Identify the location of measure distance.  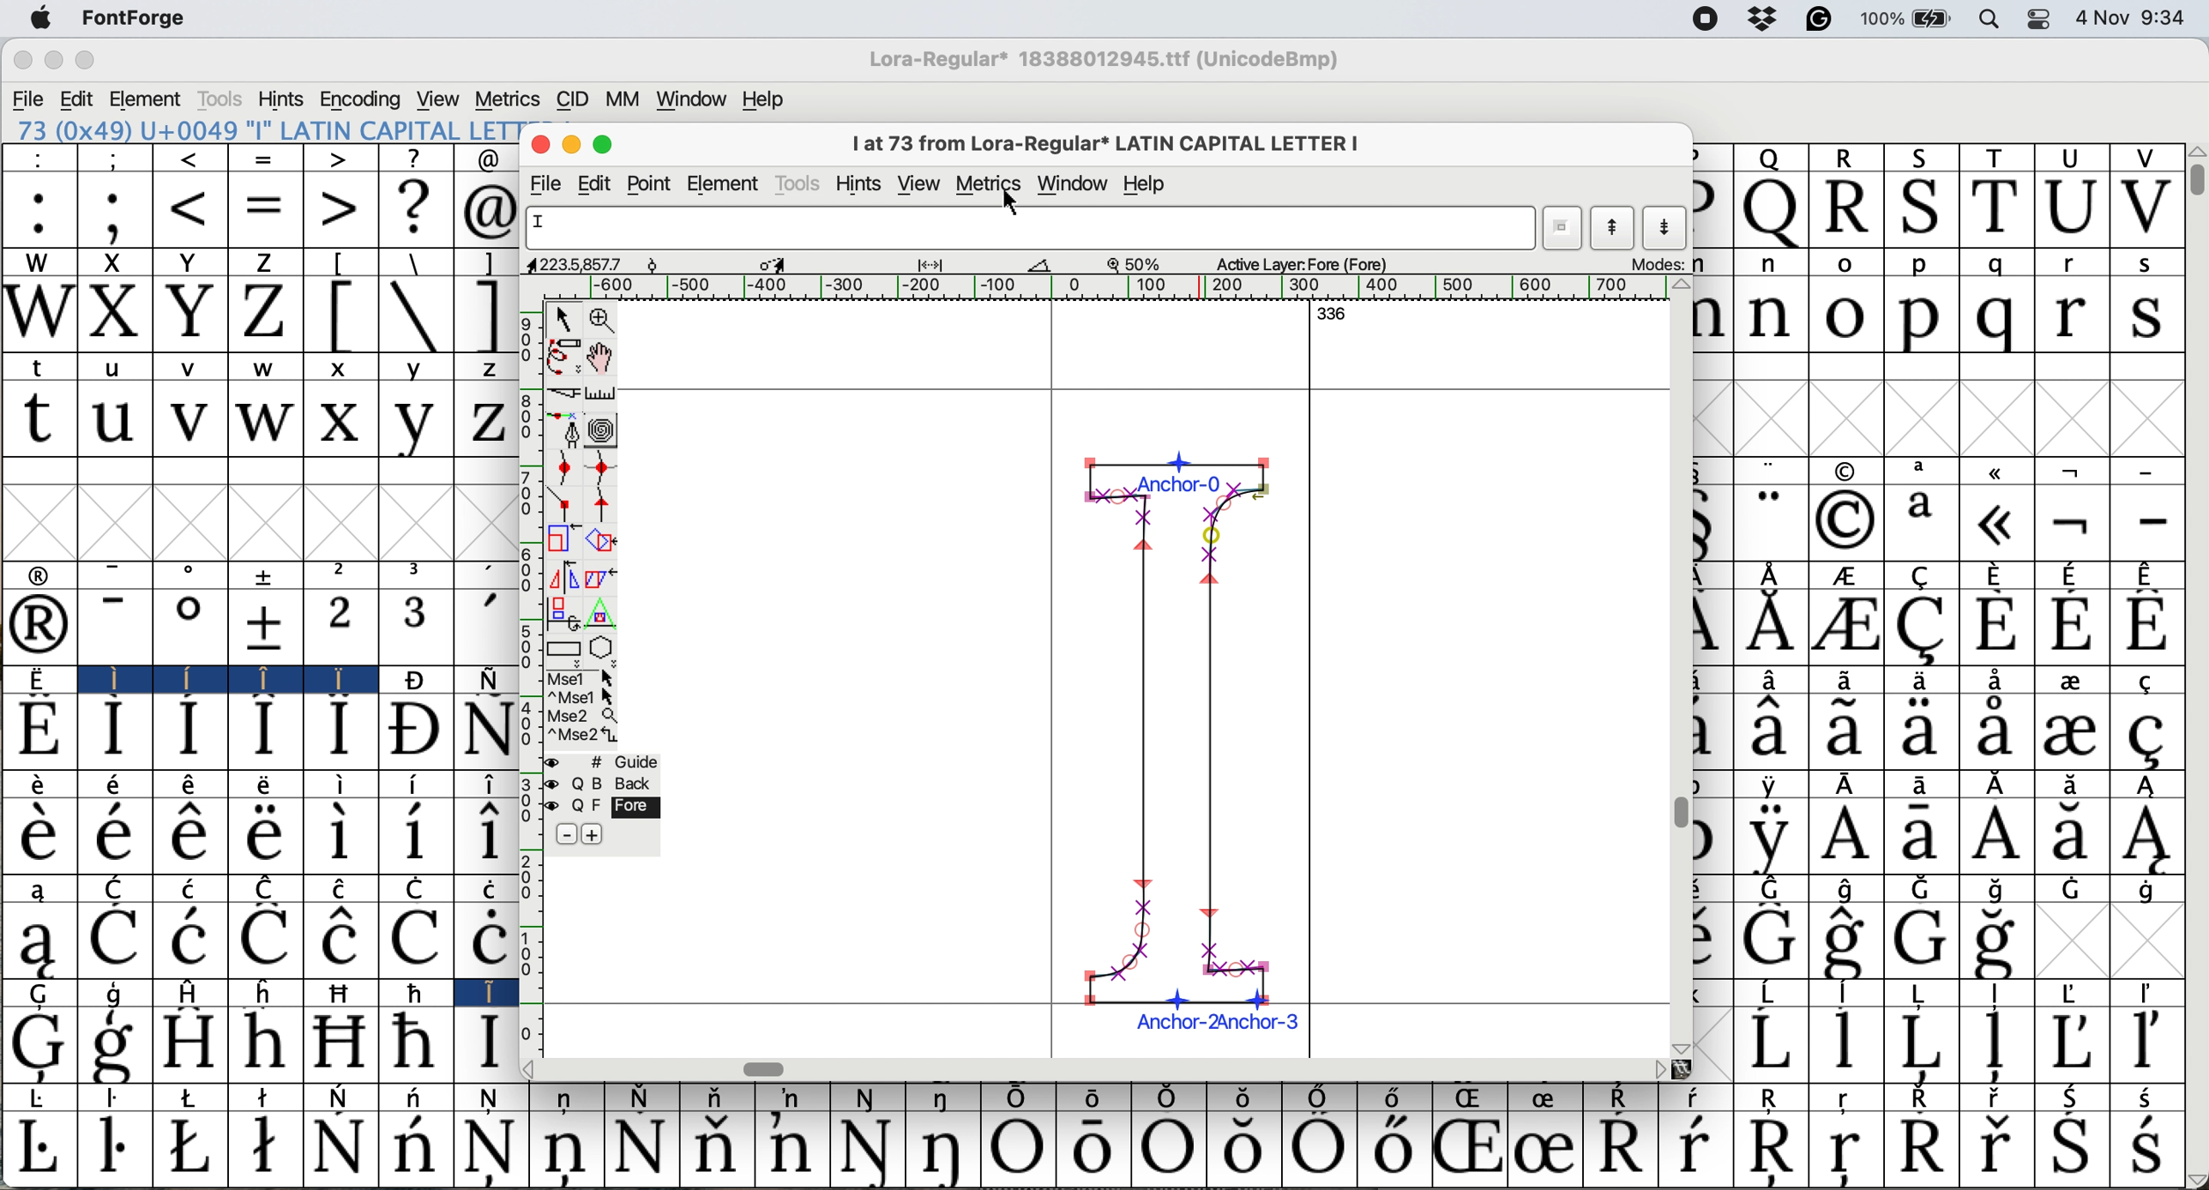
(602, 391).